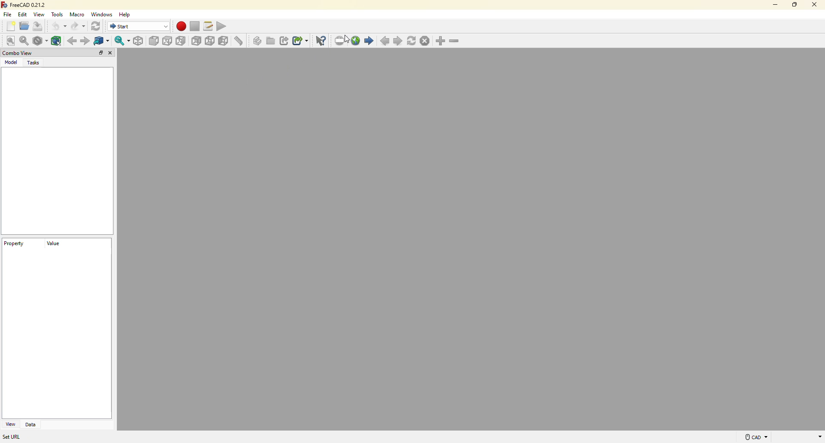  Describe the element at coordinates (79, 15) in the screenshot. I see `macro` at that location.